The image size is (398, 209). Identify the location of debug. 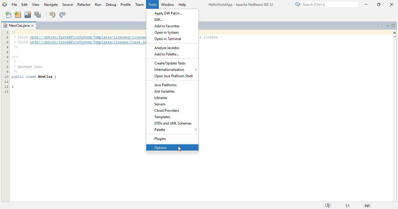
(111, 4).